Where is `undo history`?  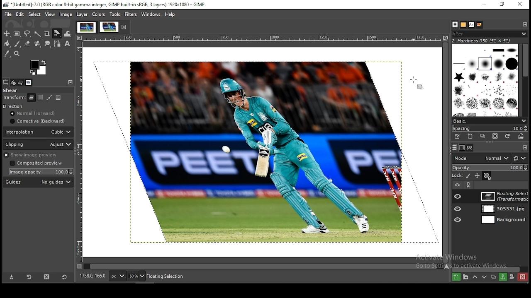 undo history is located at coordinates (22, 82).